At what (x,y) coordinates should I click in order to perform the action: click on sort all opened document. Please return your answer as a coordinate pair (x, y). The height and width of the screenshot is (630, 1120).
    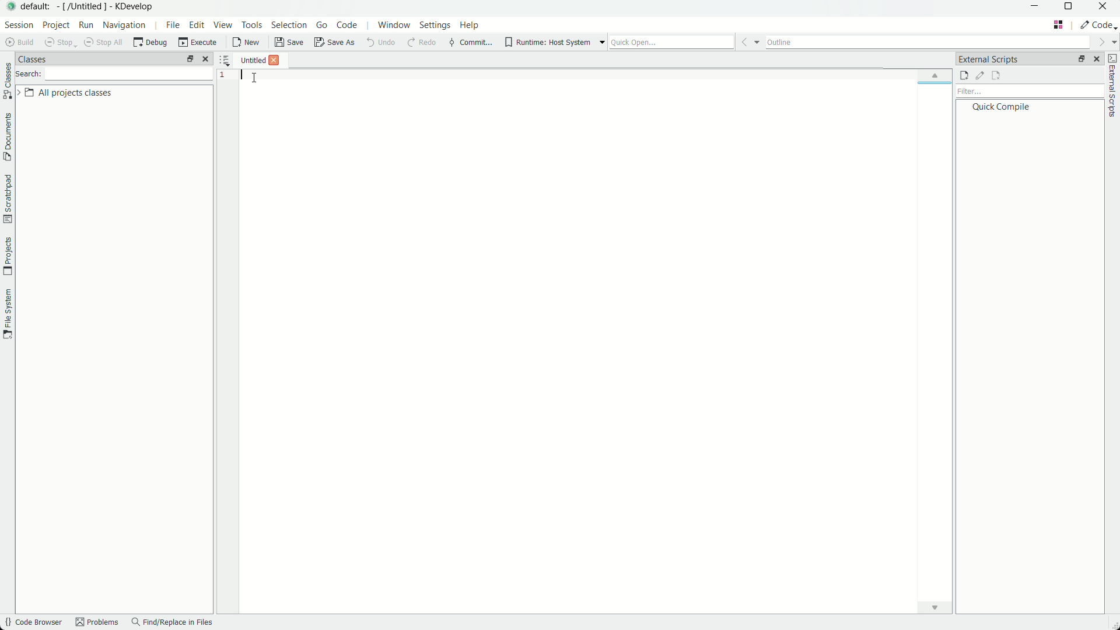
    Looking at the image, I should click on (225, 60).